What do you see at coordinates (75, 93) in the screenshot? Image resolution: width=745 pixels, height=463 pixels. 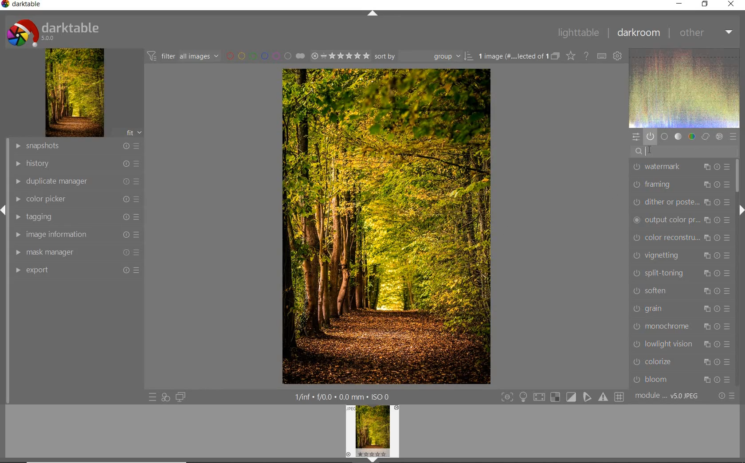 I see `image` at bounding box center [75, 93].